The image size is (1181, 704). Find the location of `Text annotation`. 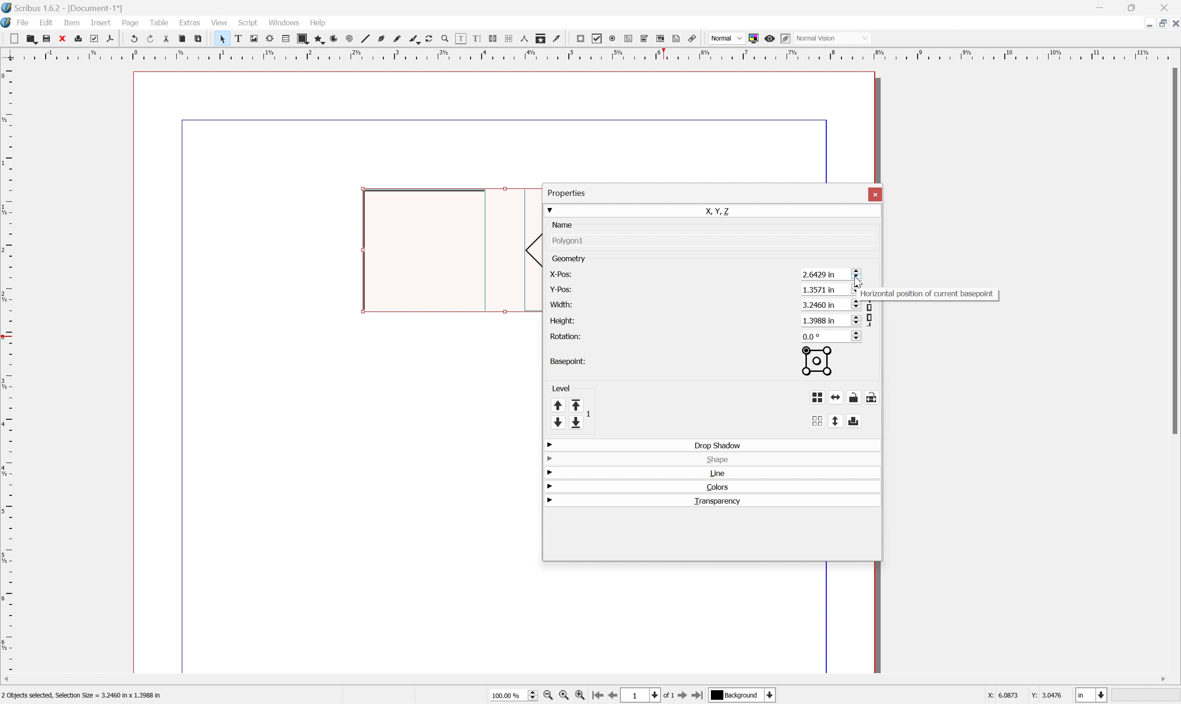

Text annotation is located at coordinates (675, 38).